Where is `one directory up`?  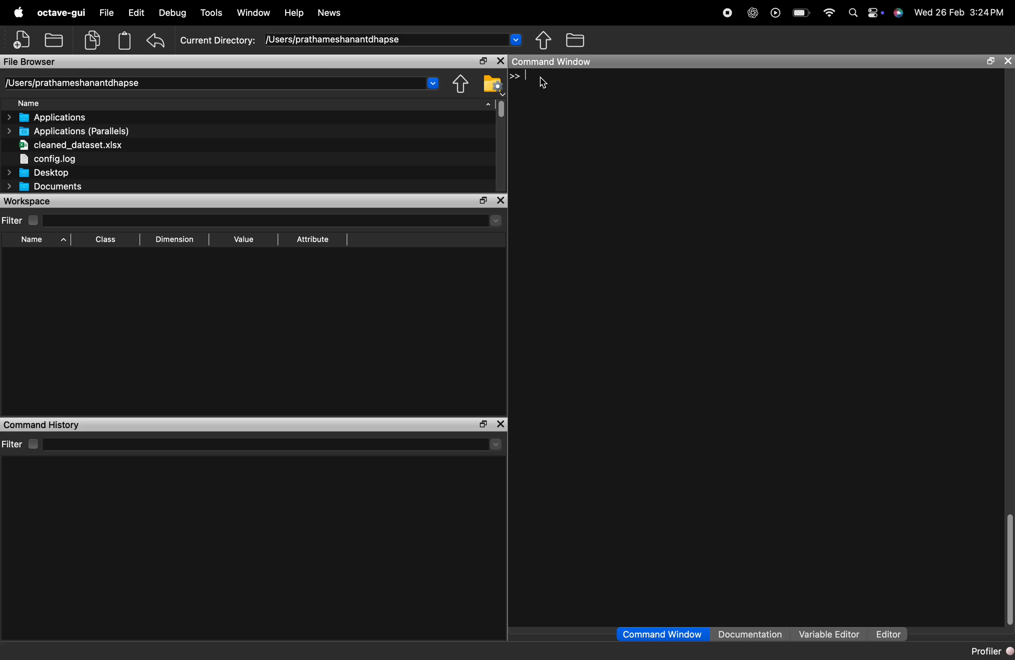 one directory up is located at coordinates (545, 41).